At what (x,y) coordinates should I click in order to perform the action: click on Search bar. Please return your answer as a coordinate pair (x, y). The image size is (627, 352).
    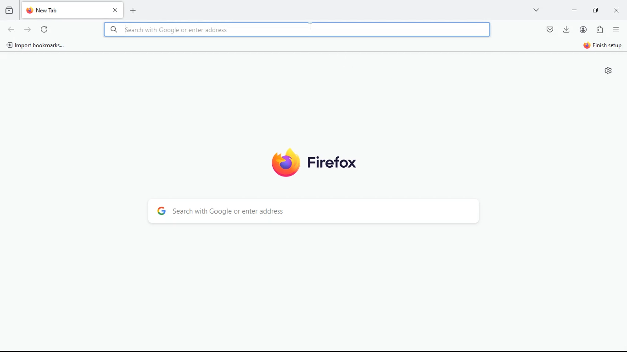
    Looking at the image, I should click on (297, 29).